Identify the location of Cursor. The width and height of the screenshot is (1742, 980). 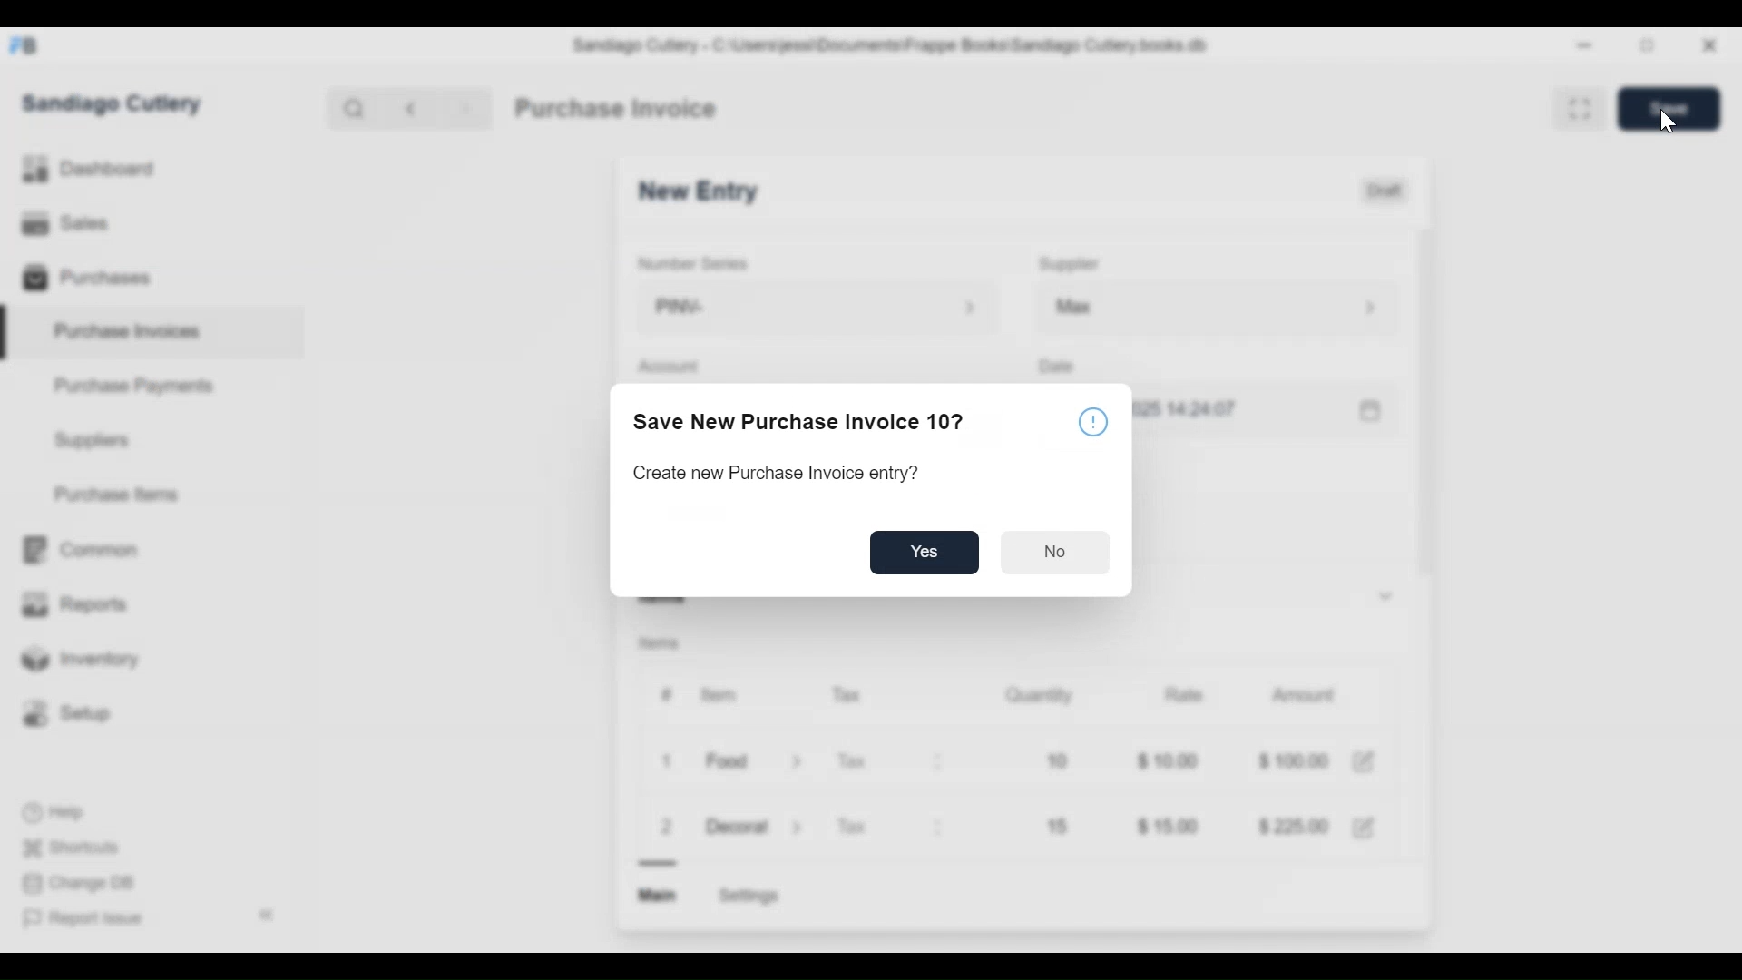
(1667, 122).